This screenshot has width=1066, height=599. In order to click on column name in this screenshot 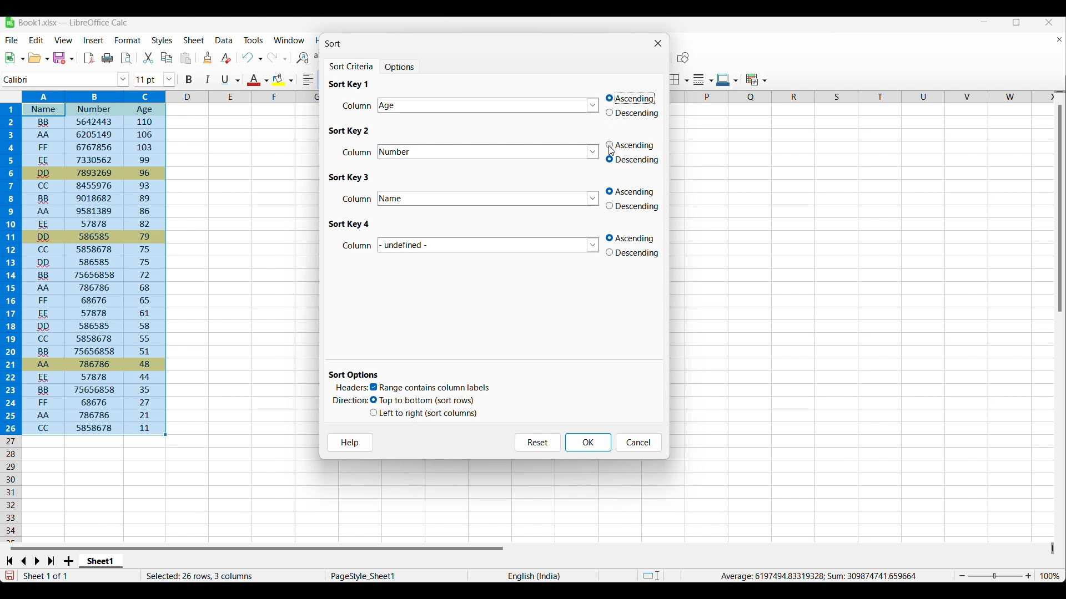, I will do `click(489, 245)`.